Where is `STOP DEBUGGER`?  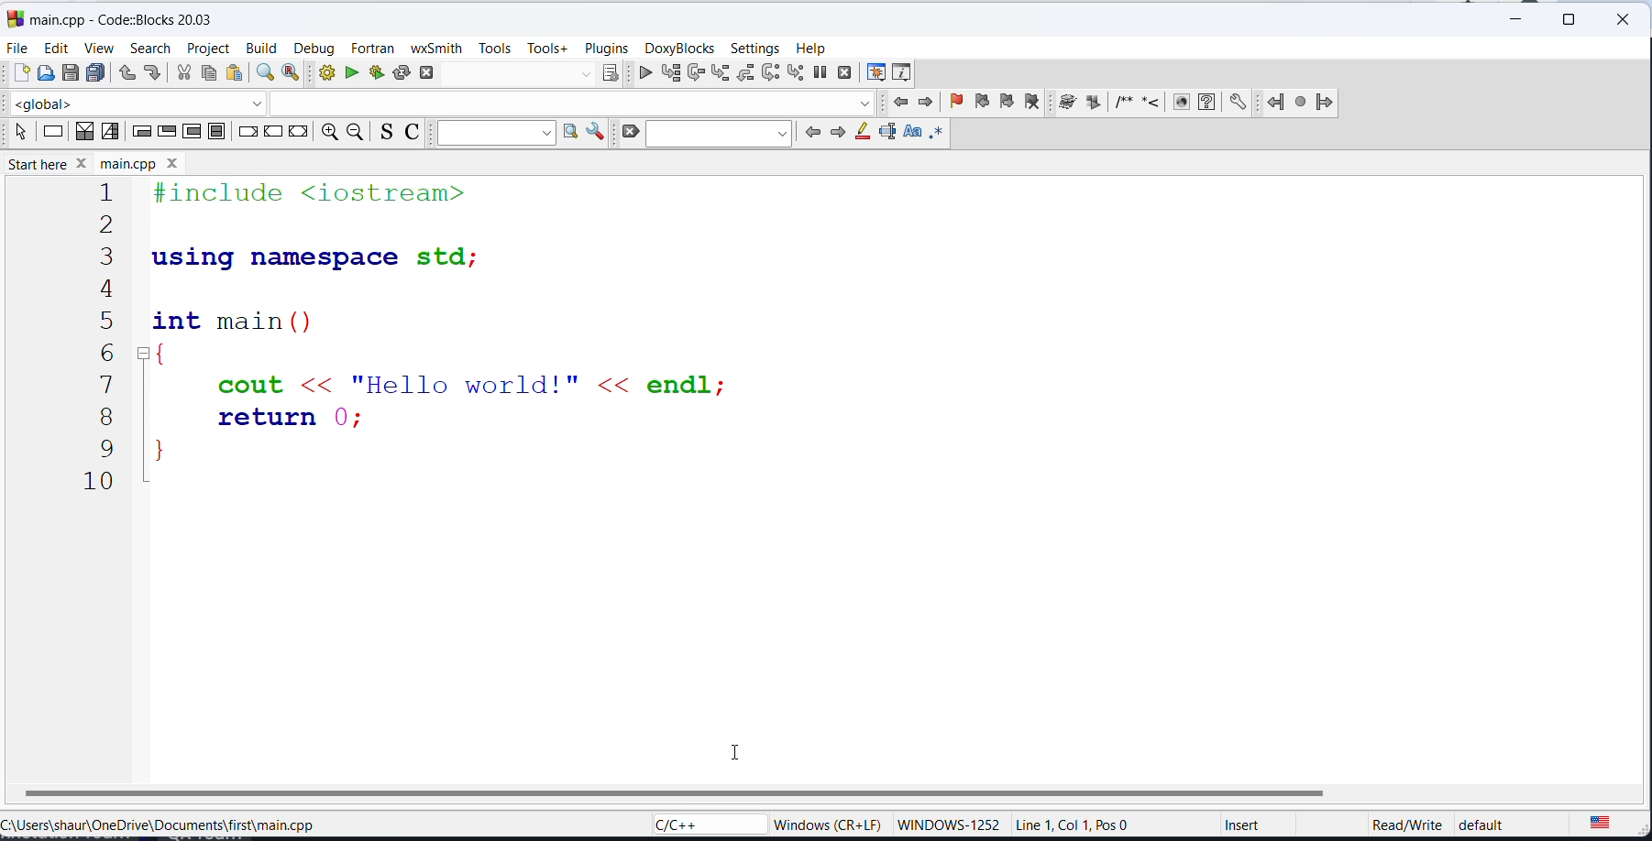 STOP DEBUGGER is located at coordinates (845, 71).